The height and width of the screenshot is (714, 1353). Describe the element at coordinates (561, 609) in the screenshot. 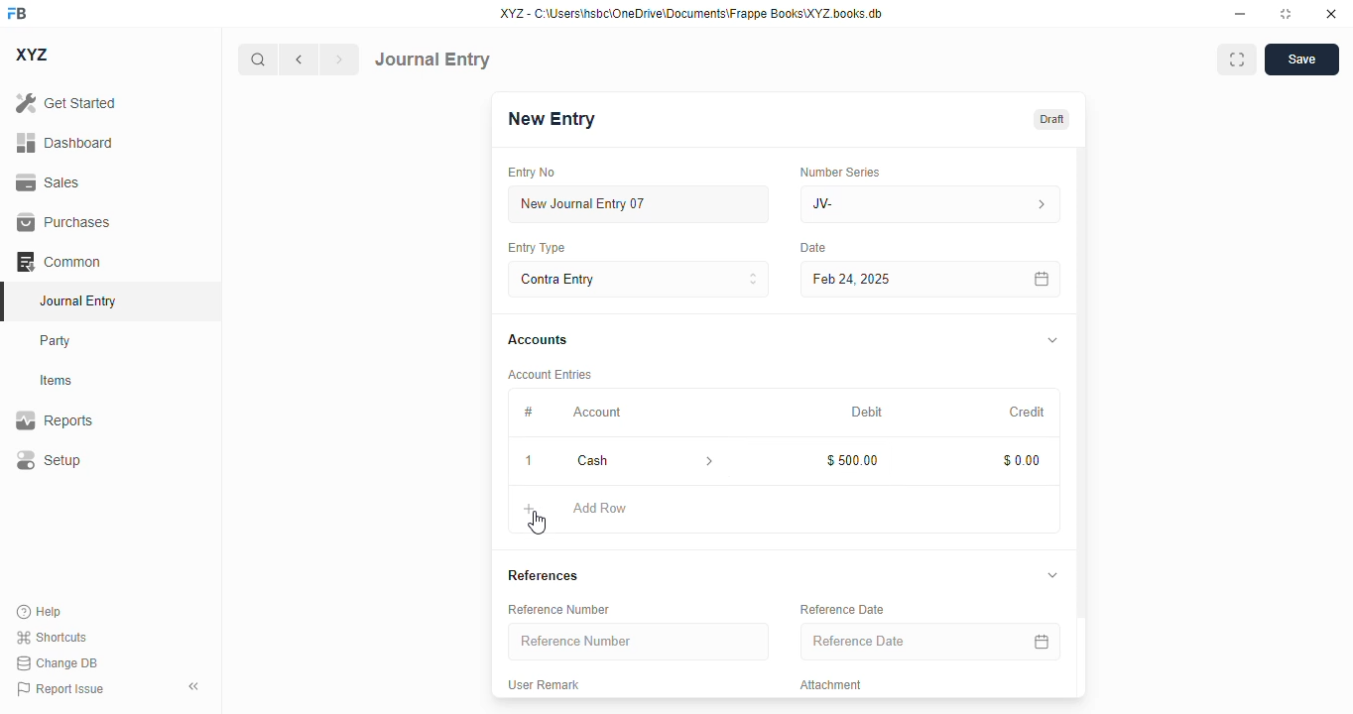

I see `reference number` at that location.